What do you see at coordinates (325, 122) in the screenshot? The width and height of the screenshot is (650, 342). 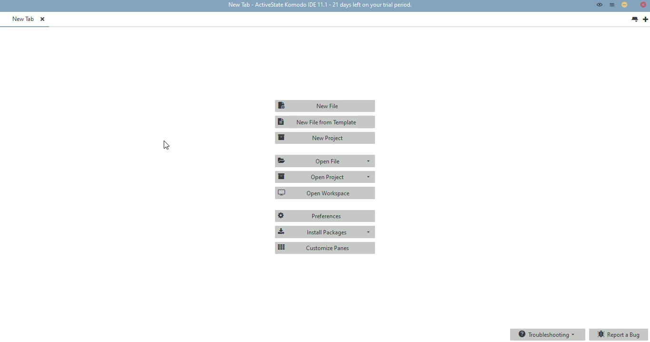 I see `new file from template` at bounding box center [325, 122].